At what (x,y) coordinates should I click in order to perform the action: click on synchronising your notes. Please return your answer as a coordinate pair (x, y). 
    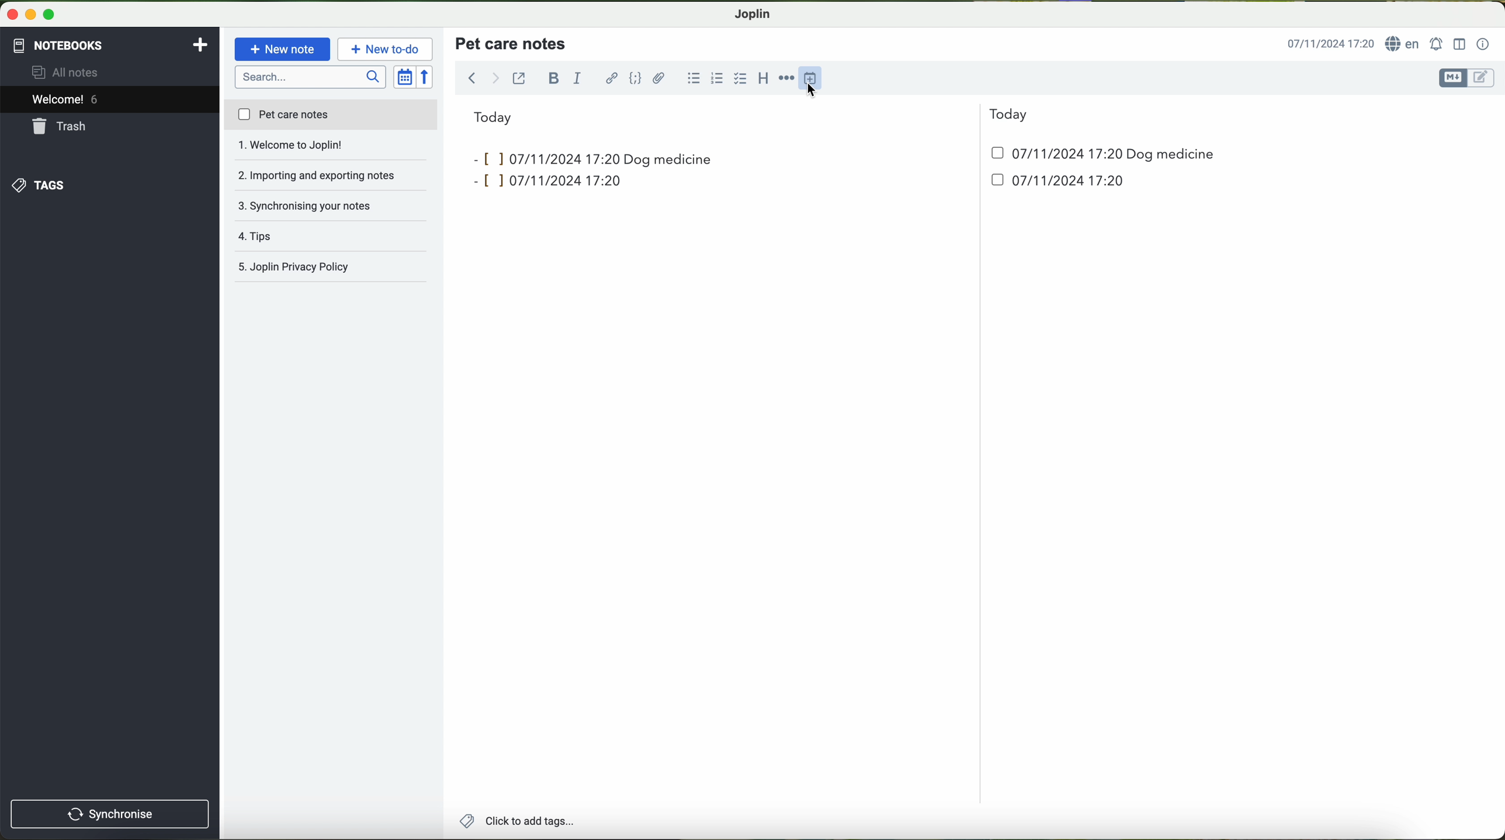
    Looking at the image, I should click on (332, 176).